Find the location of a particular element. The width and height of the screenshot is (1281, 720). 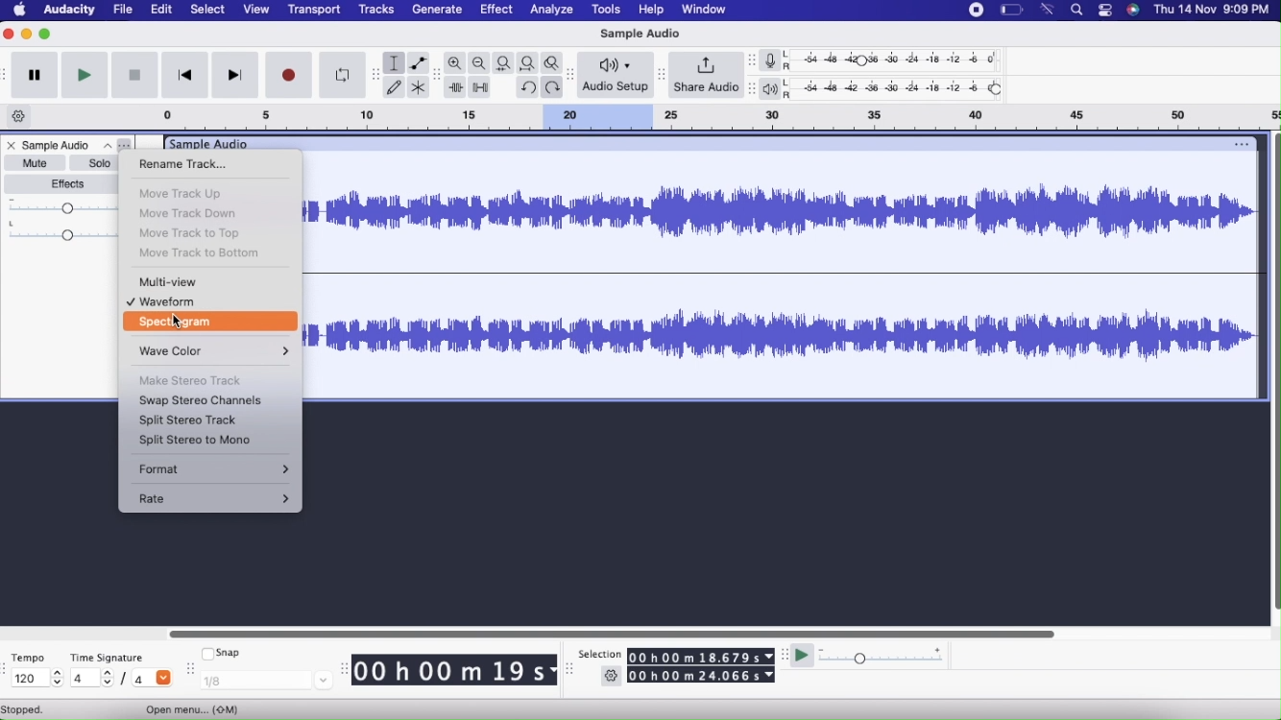

Edit is located at coordinates (163, 10).